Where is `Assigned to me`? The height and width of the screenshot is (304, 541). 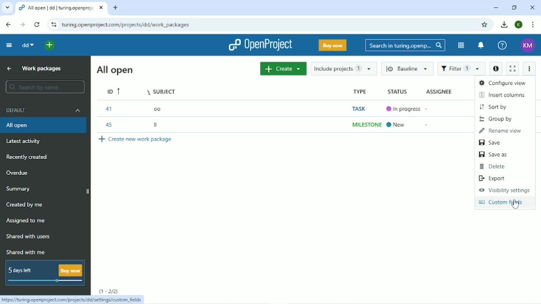 Assigned to me is located at coordinates (28, 221).